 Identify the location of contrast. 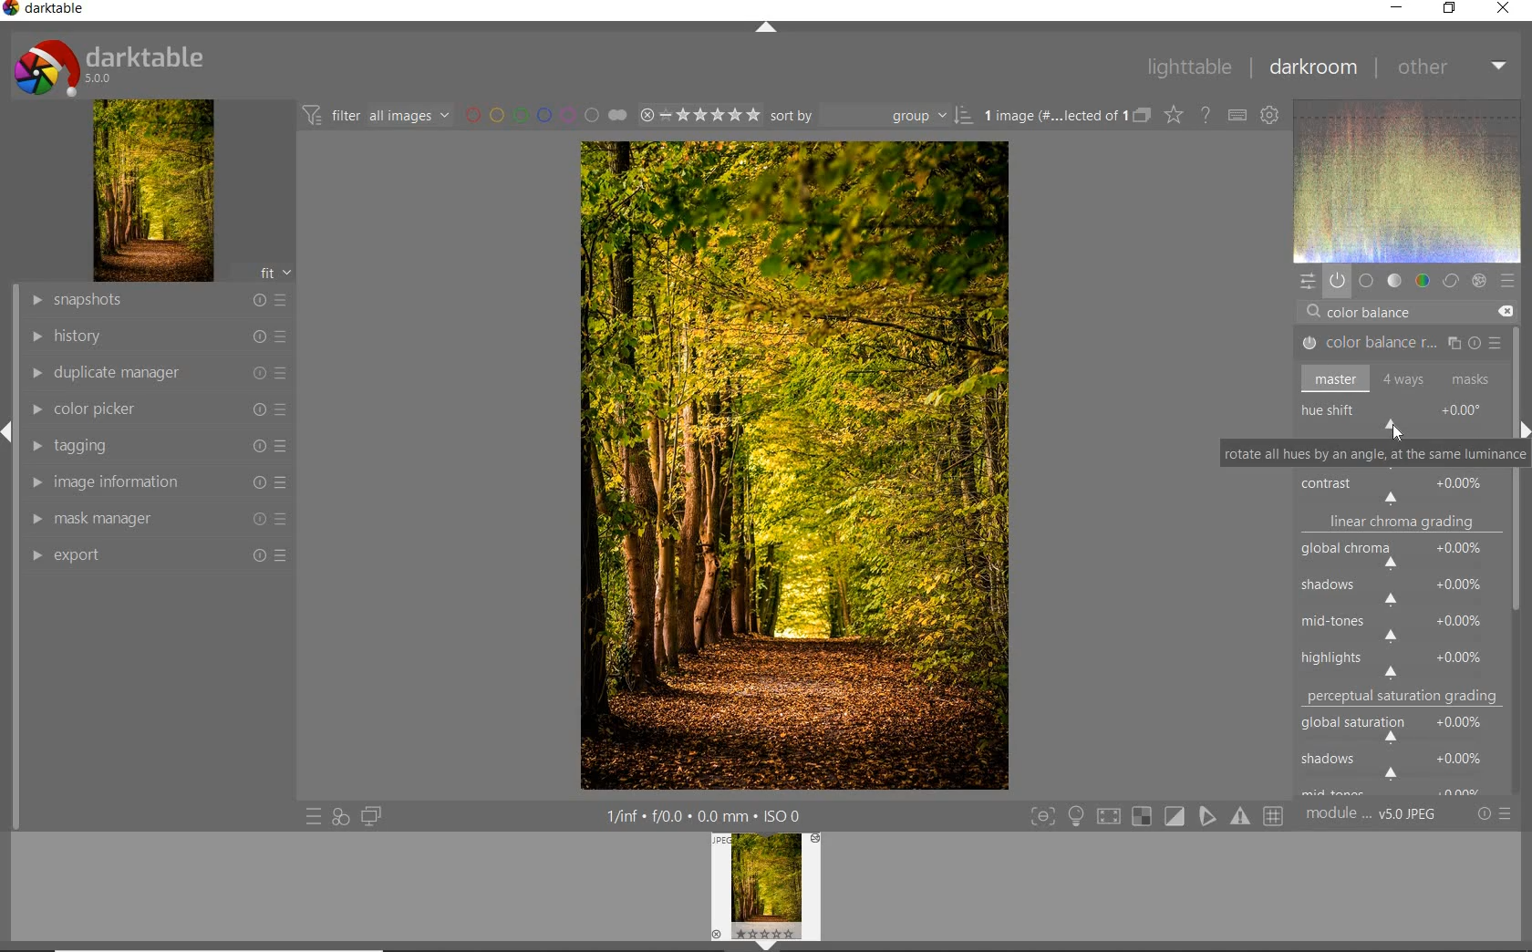
(1399, 488).